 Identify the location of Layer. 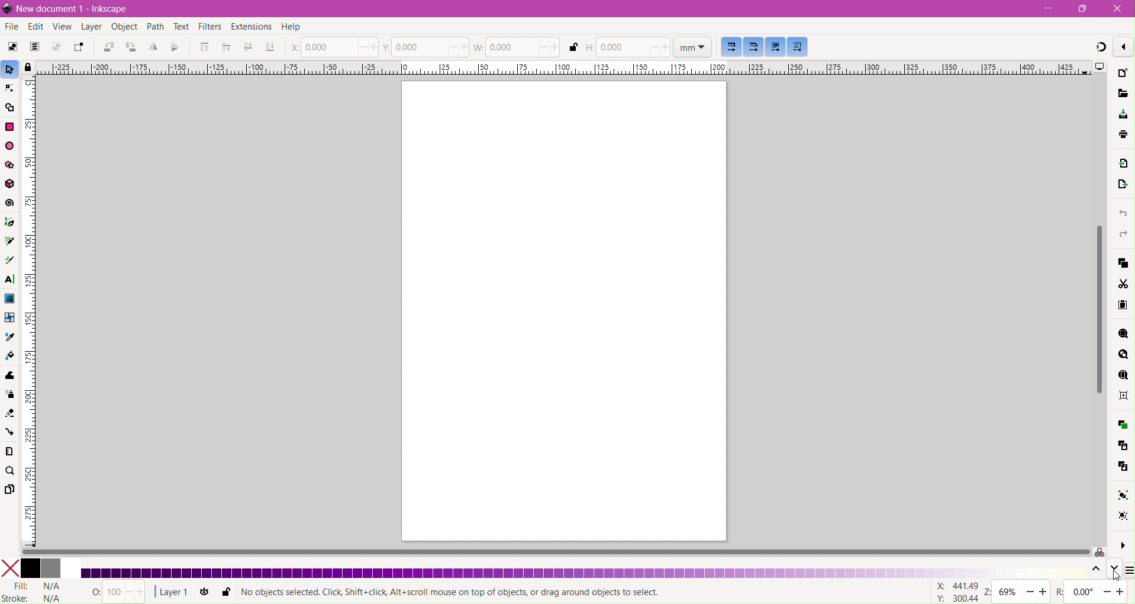
(91, 27).